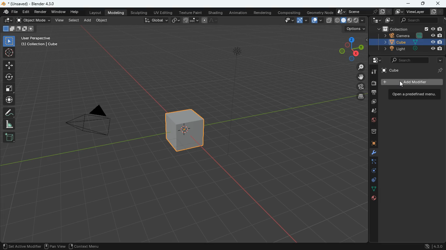 This screenshot has height=250, width=446. Describe the element at coordinates (238, 14) in the screenshot. I see `animation` at that location.